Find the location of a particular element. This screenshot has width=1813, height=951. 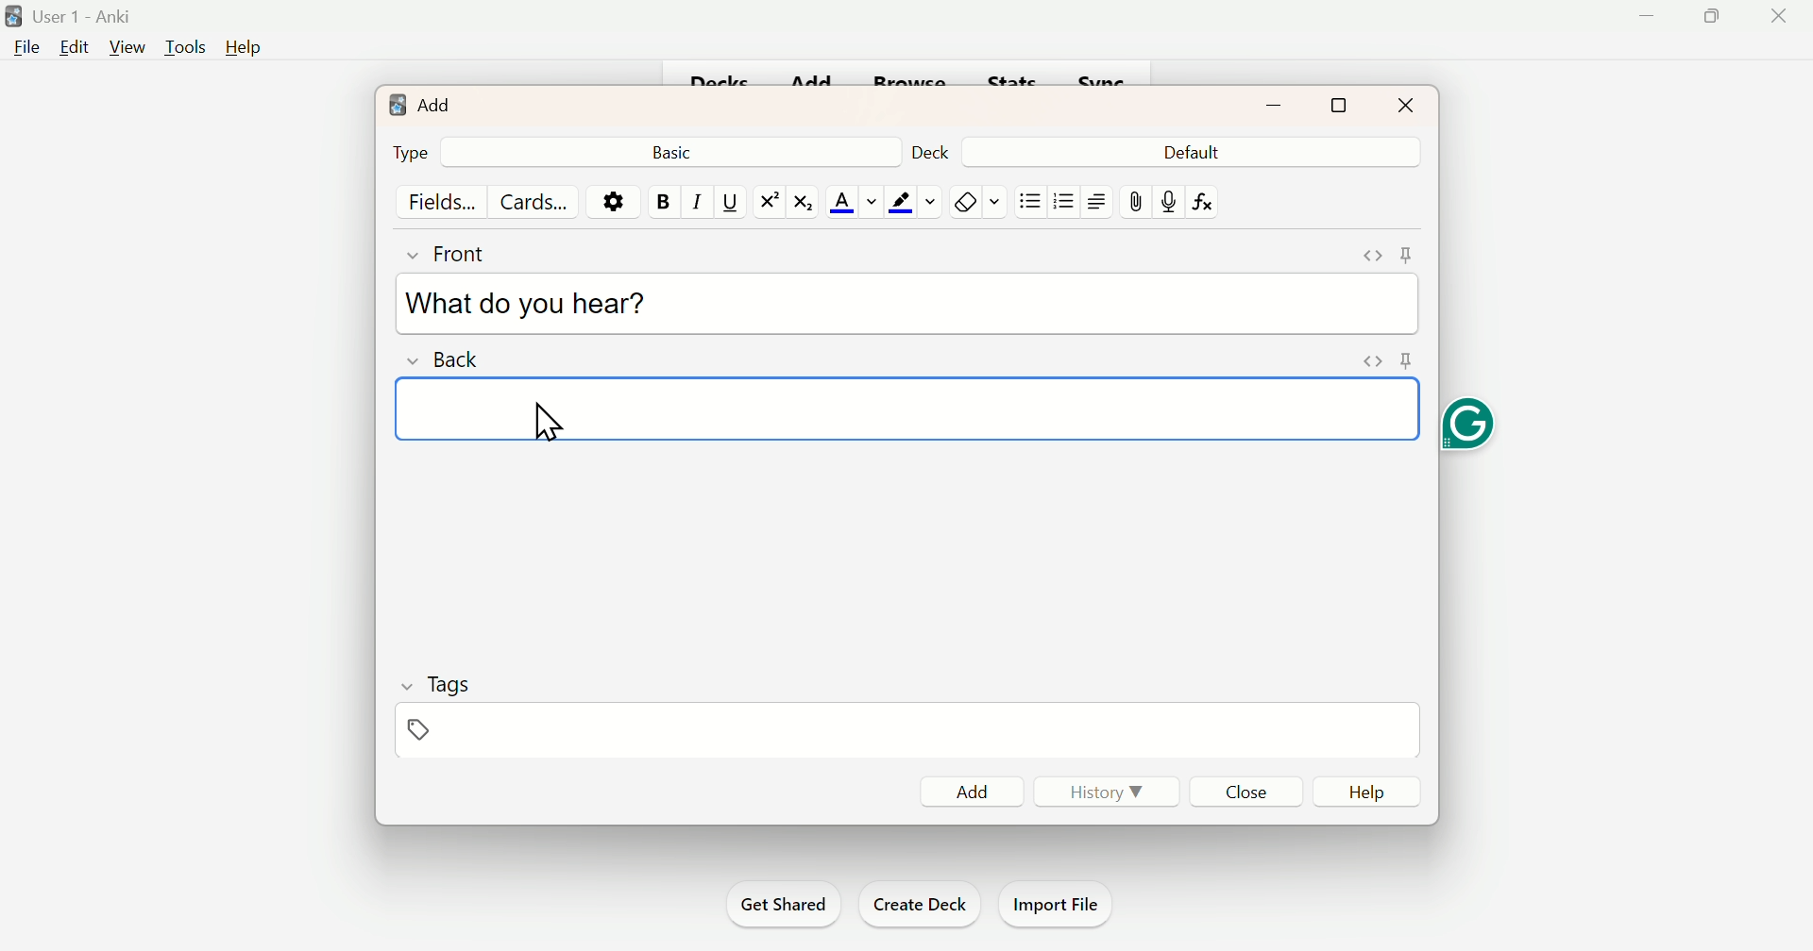

Cards... is located at coordinates (530, 200).